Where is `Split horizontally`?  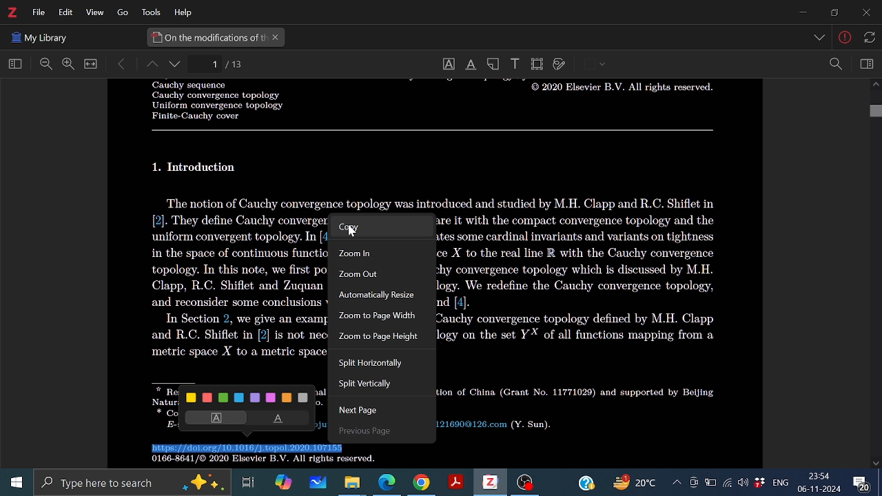
Split horizontally is located at coordinates (374, 364).